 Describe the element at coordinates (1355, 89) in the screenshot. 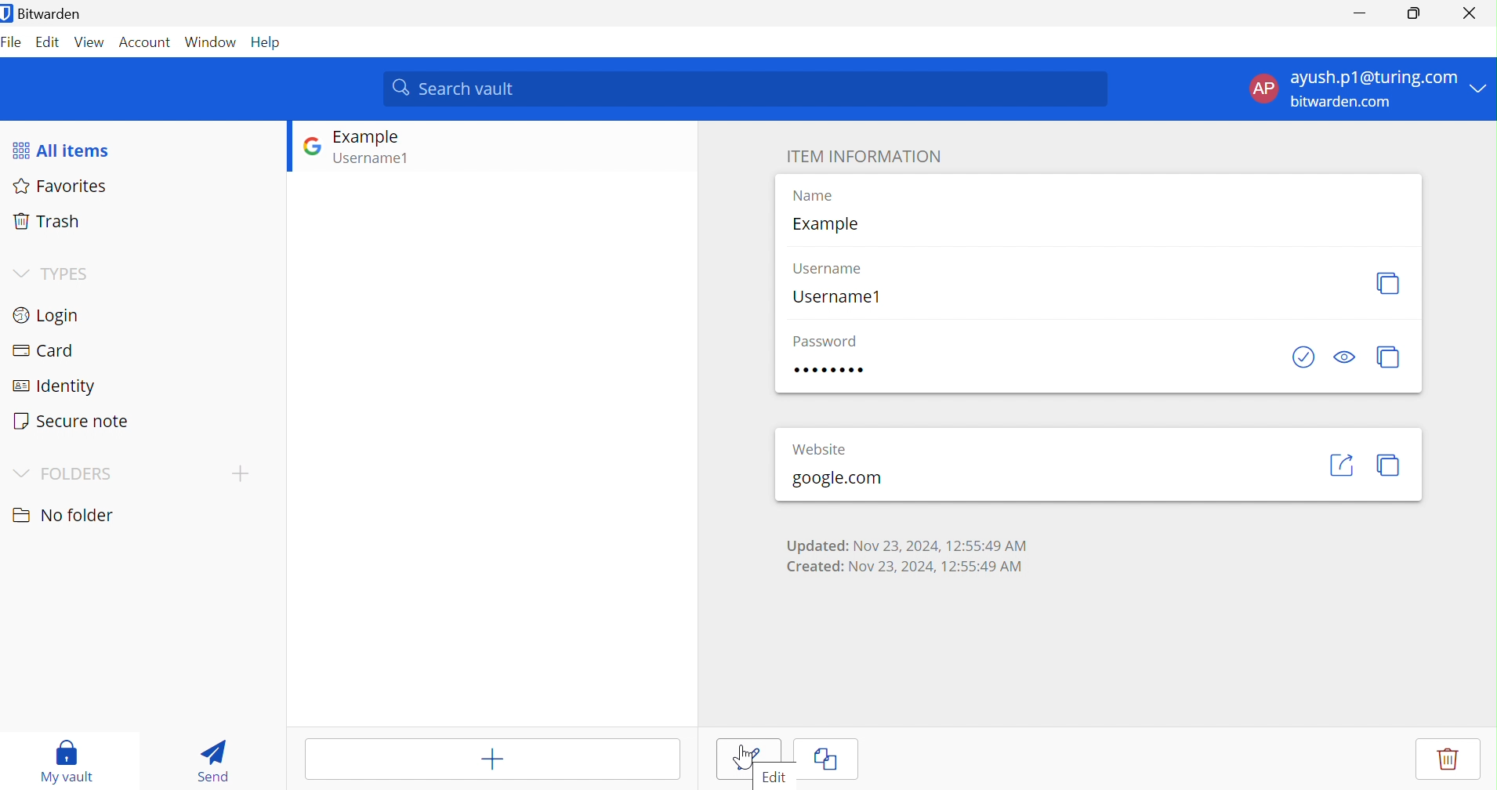

I see `ACCOUNT OPTIONS` at that location.